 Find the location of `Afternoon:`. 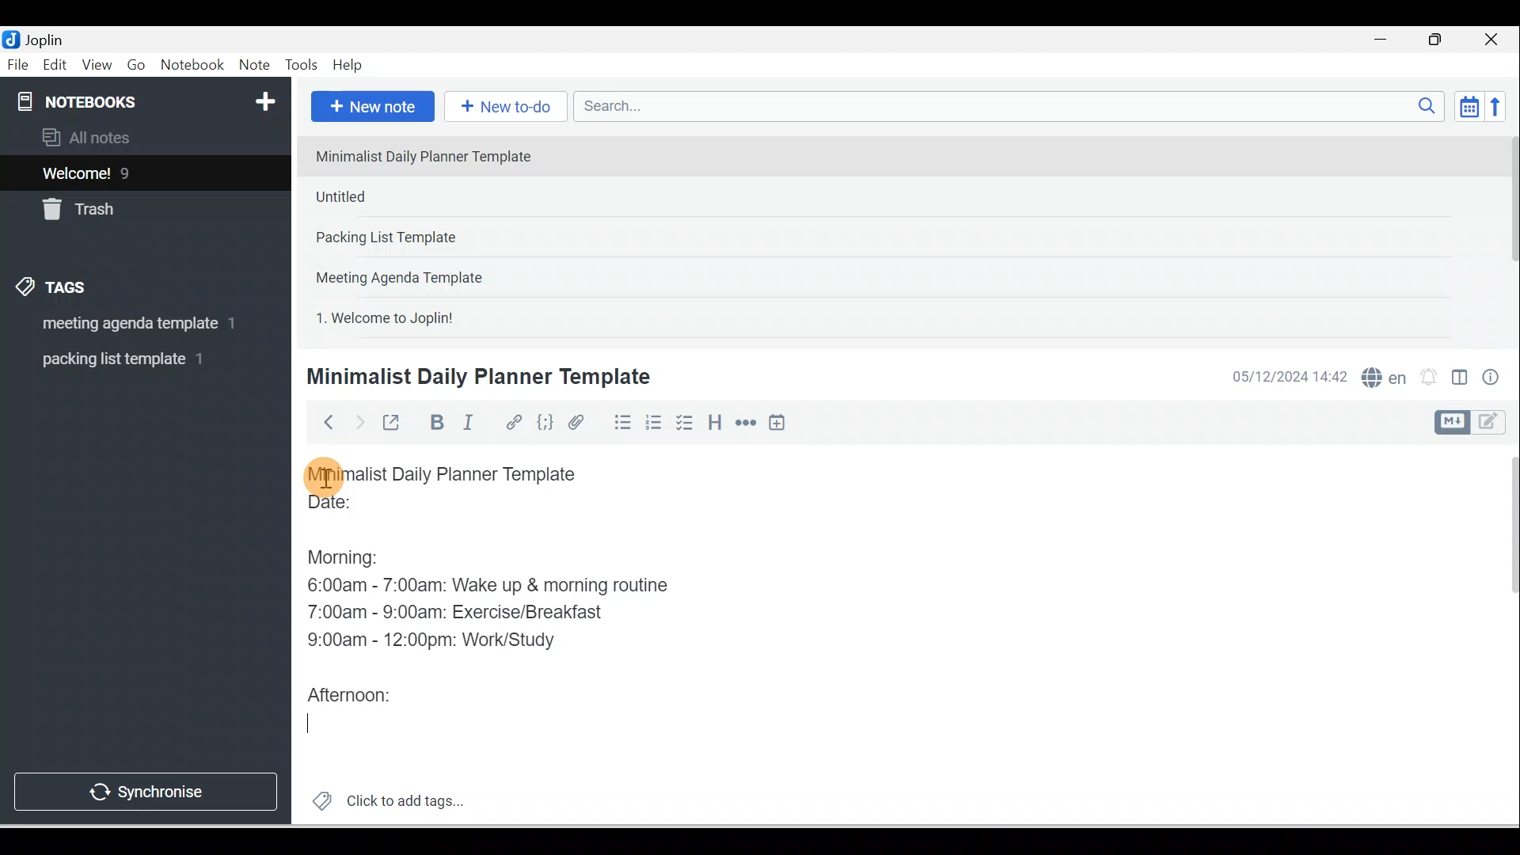

Afternoon: is located at coordinates (355, 692).